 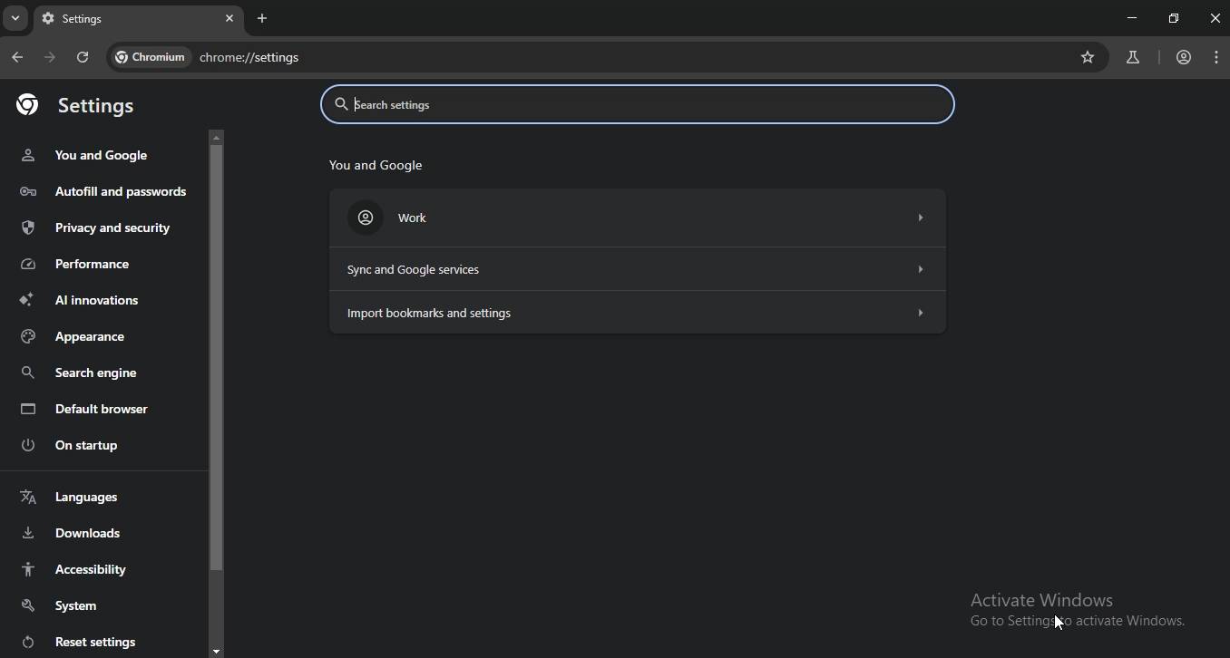 What do you see at coordinates (69, 497) in the screenshot?
I see `Languages` at bounding box center [69, 497].